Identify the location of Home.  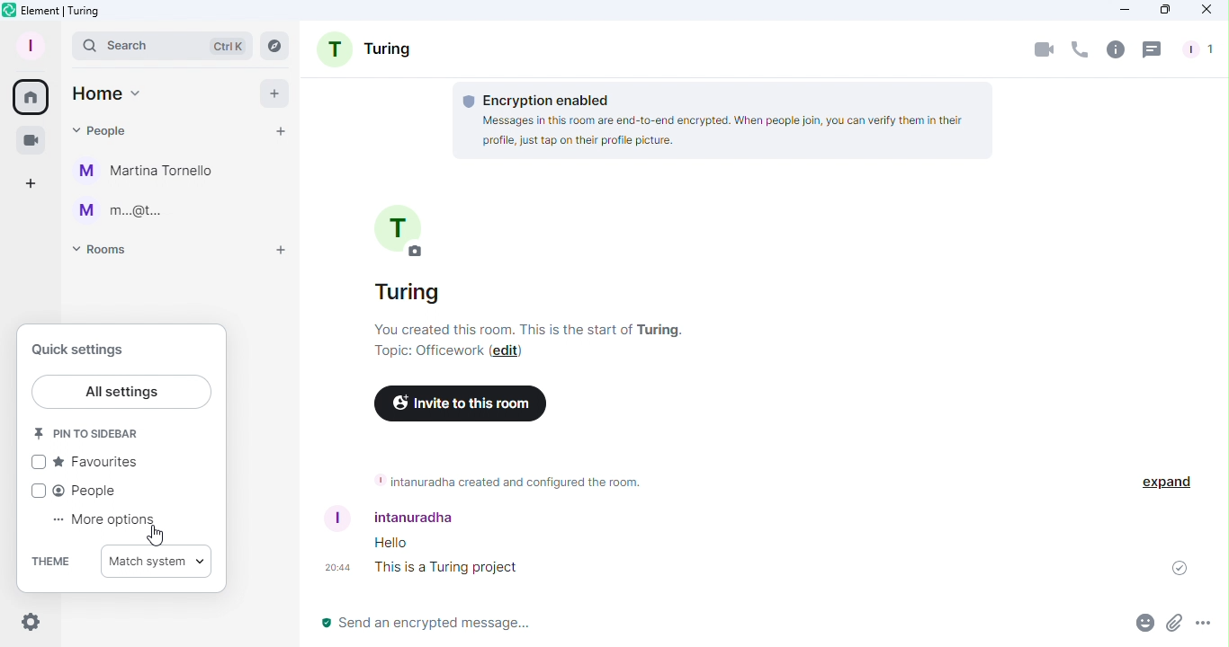
(33, 97).